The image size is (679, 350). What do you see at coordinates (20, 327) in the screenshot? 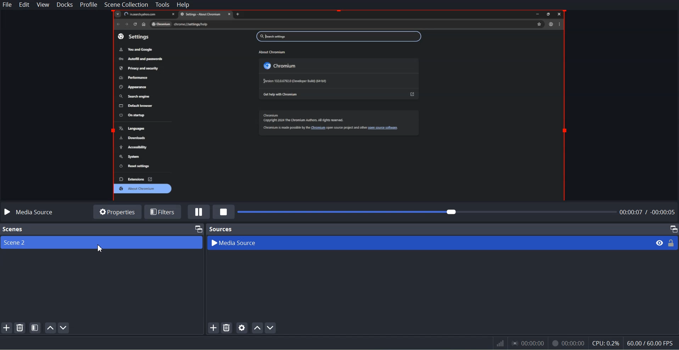
I see `Remove selected Scene` at bounding box center [20, 327].